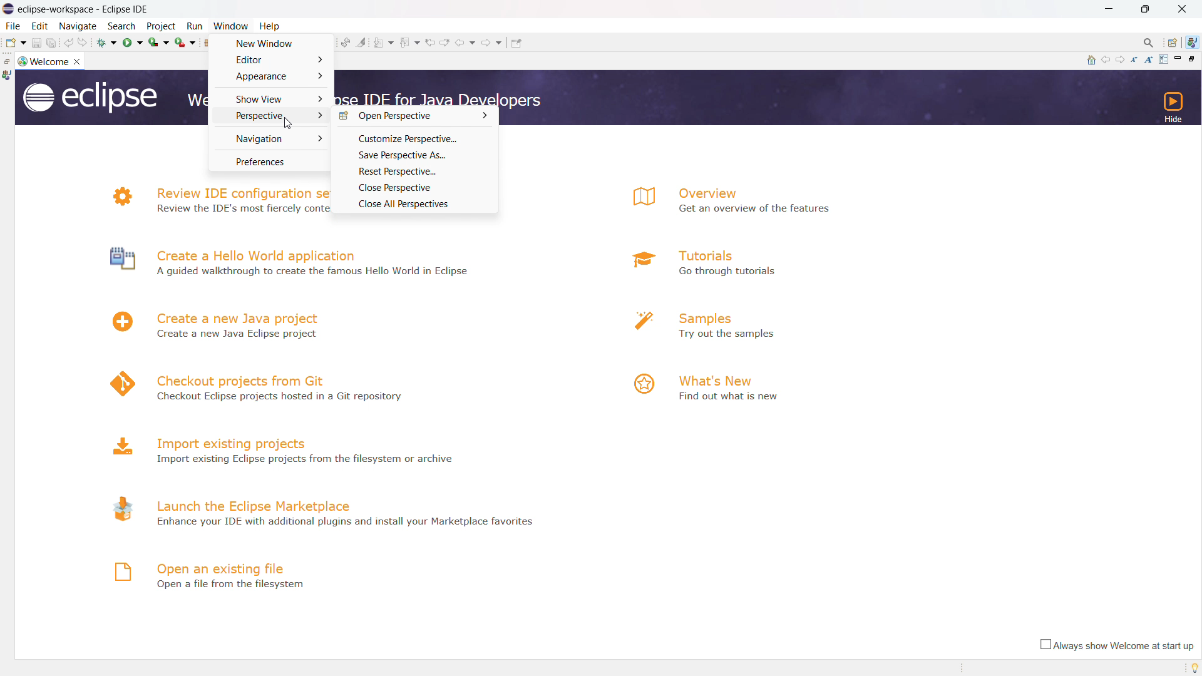 This screenshot has height=676, width=1202. I want to click on Get an overview of the features, so click(761, 211).